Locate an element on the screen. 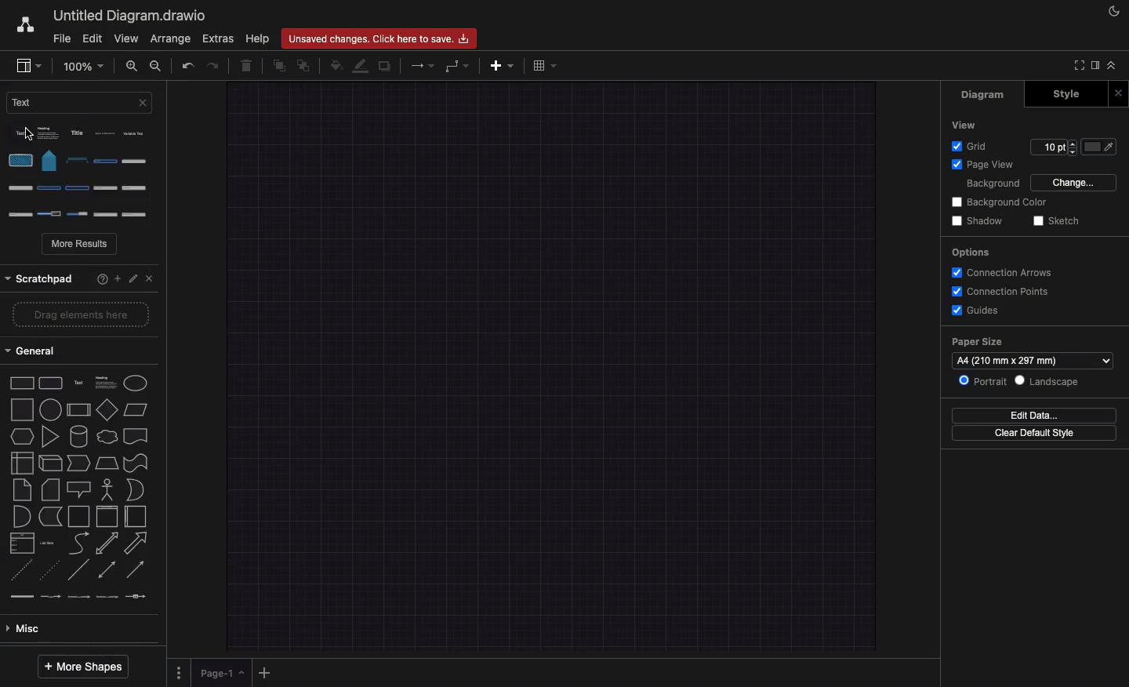  More shapes is located at coordinates (82, 667).